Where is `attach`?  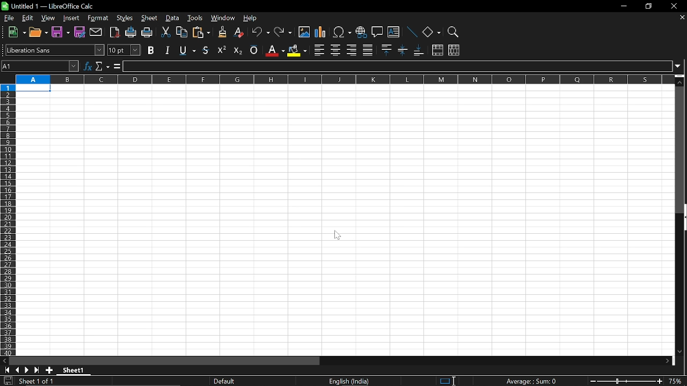 attach is located at coordinates (97, 33).